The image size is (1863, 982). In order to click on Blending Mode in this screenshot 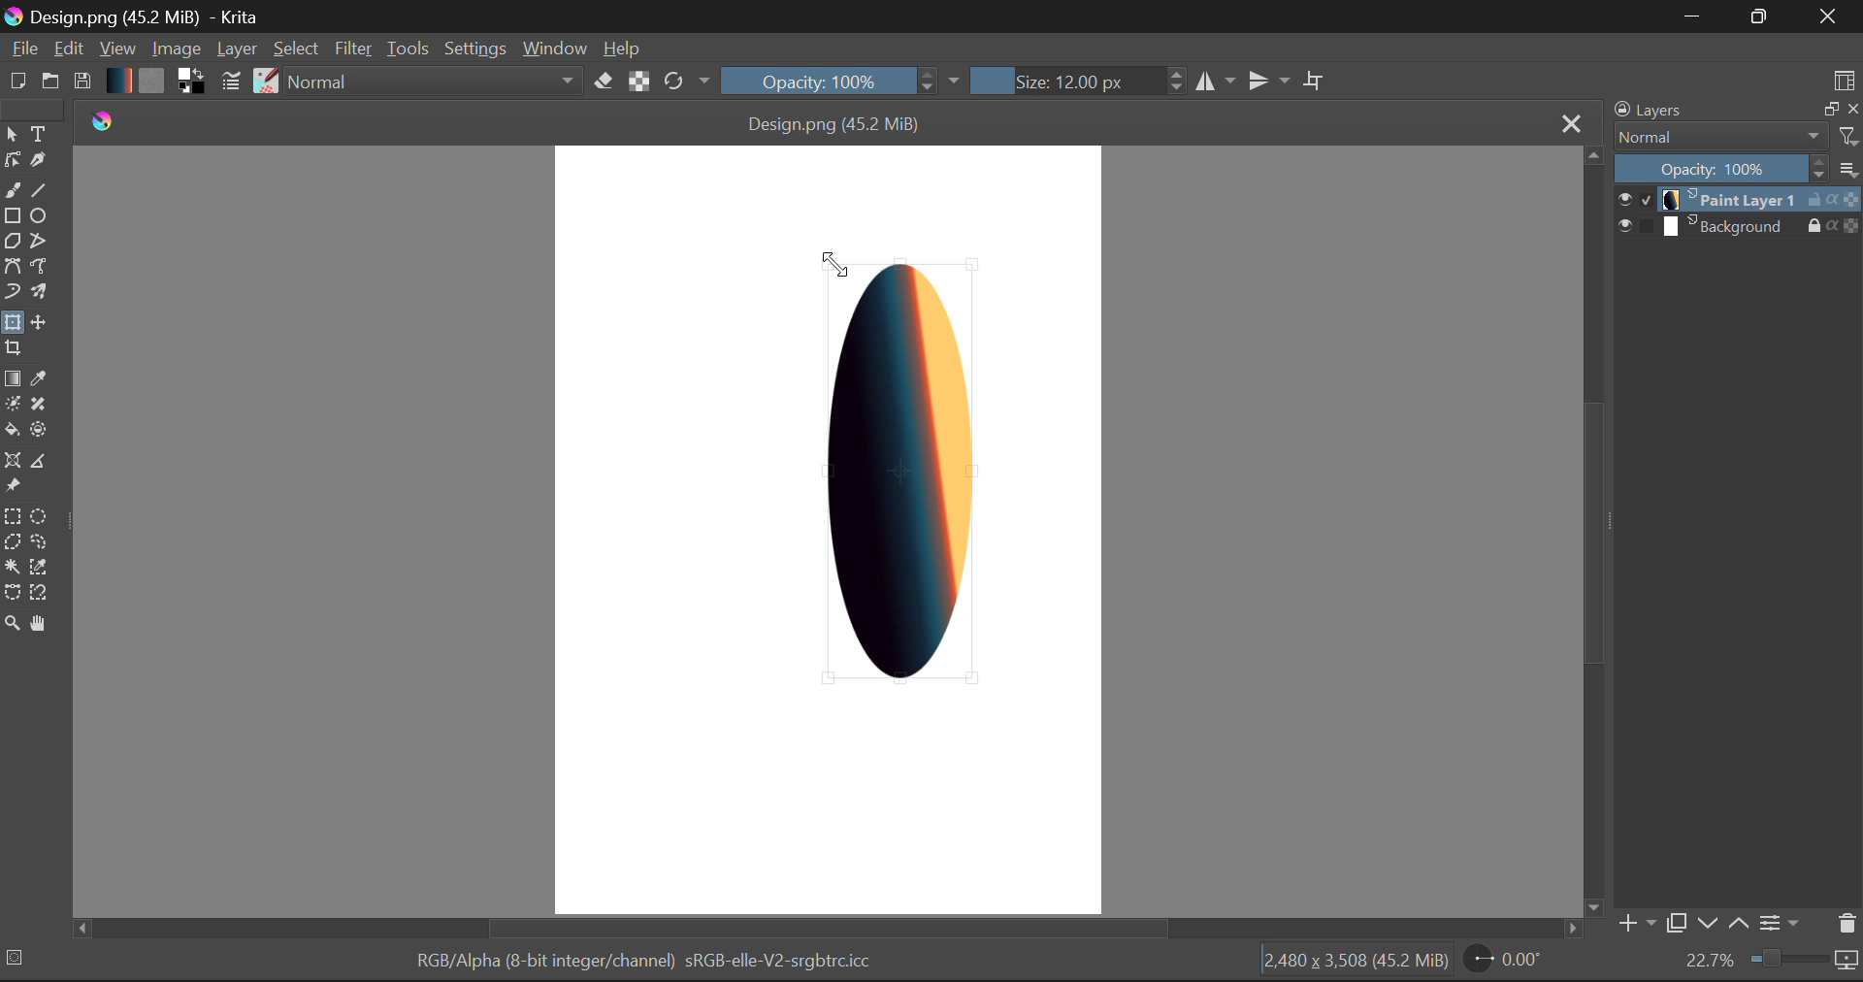, I will do `click(435, 80)`.